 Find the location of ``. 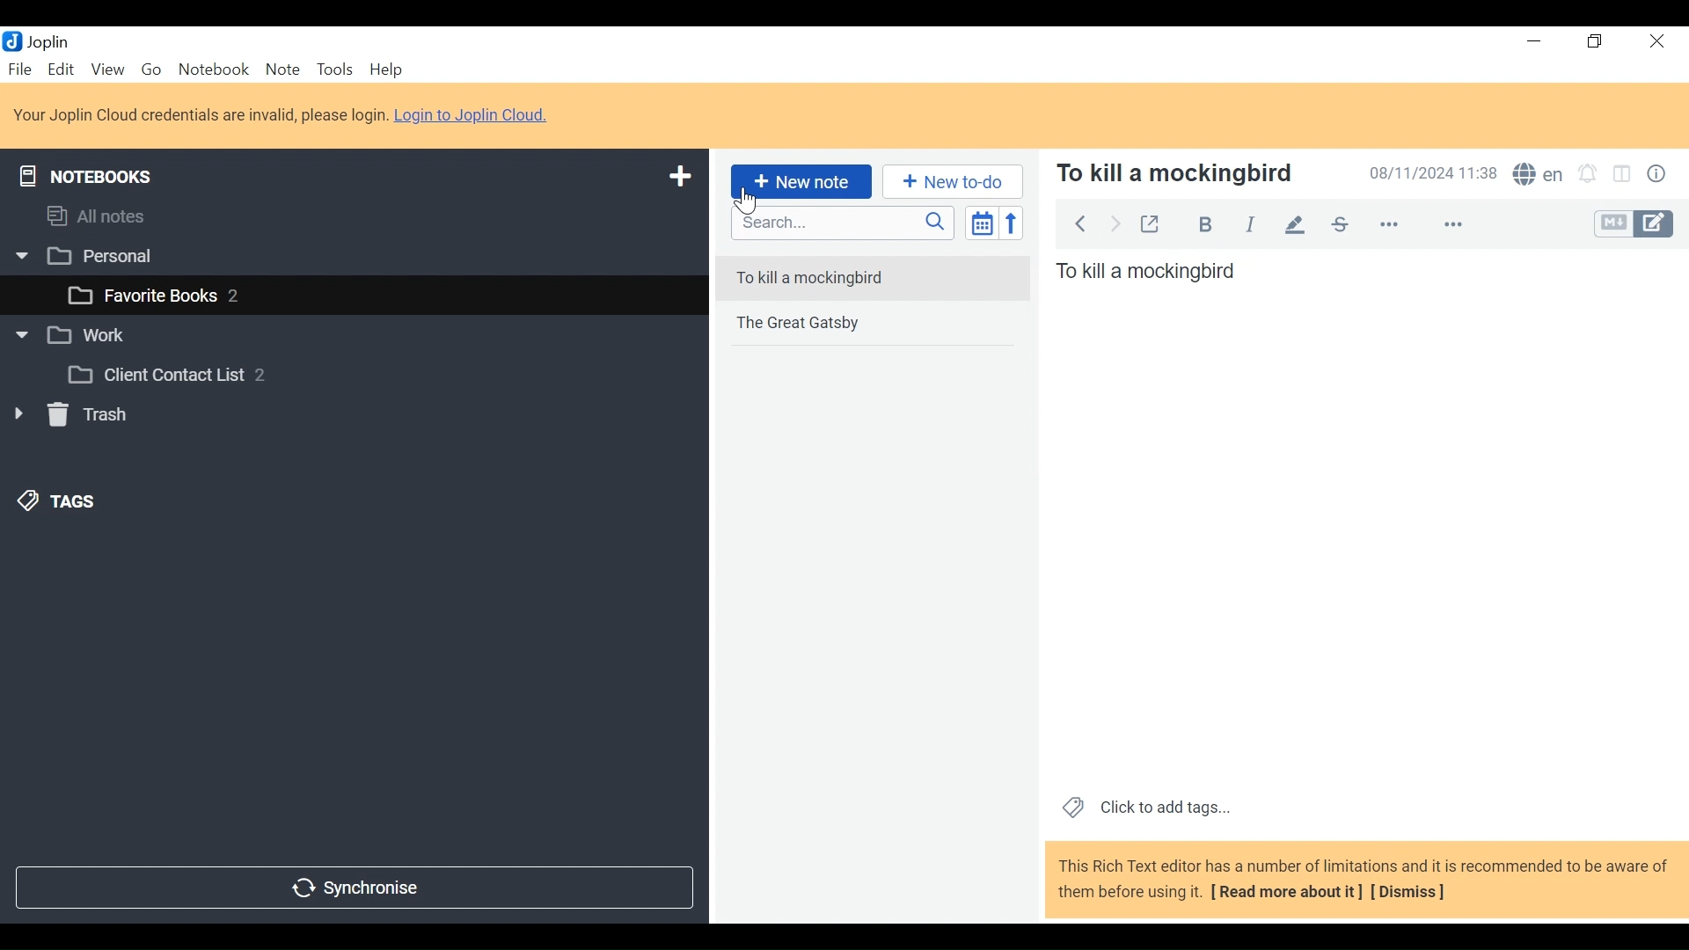

 is located at coordinates (62, 69).